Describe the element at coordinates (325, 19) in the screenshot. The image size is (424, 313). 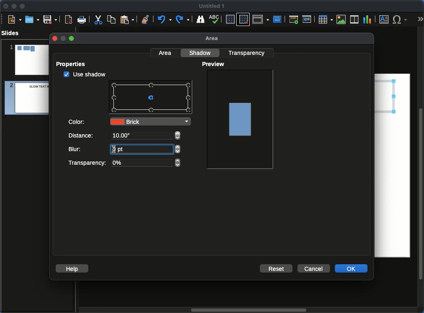
I see `Table` at that location.